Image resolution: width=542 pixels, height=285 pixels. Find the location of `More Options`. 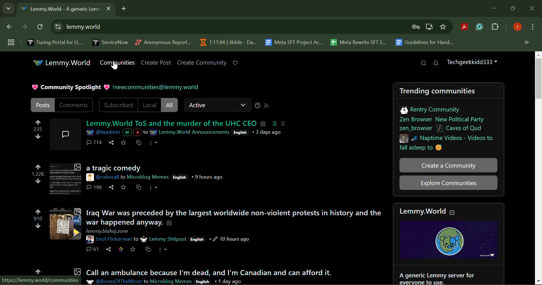

More Options is located at coordinates (532, 28).